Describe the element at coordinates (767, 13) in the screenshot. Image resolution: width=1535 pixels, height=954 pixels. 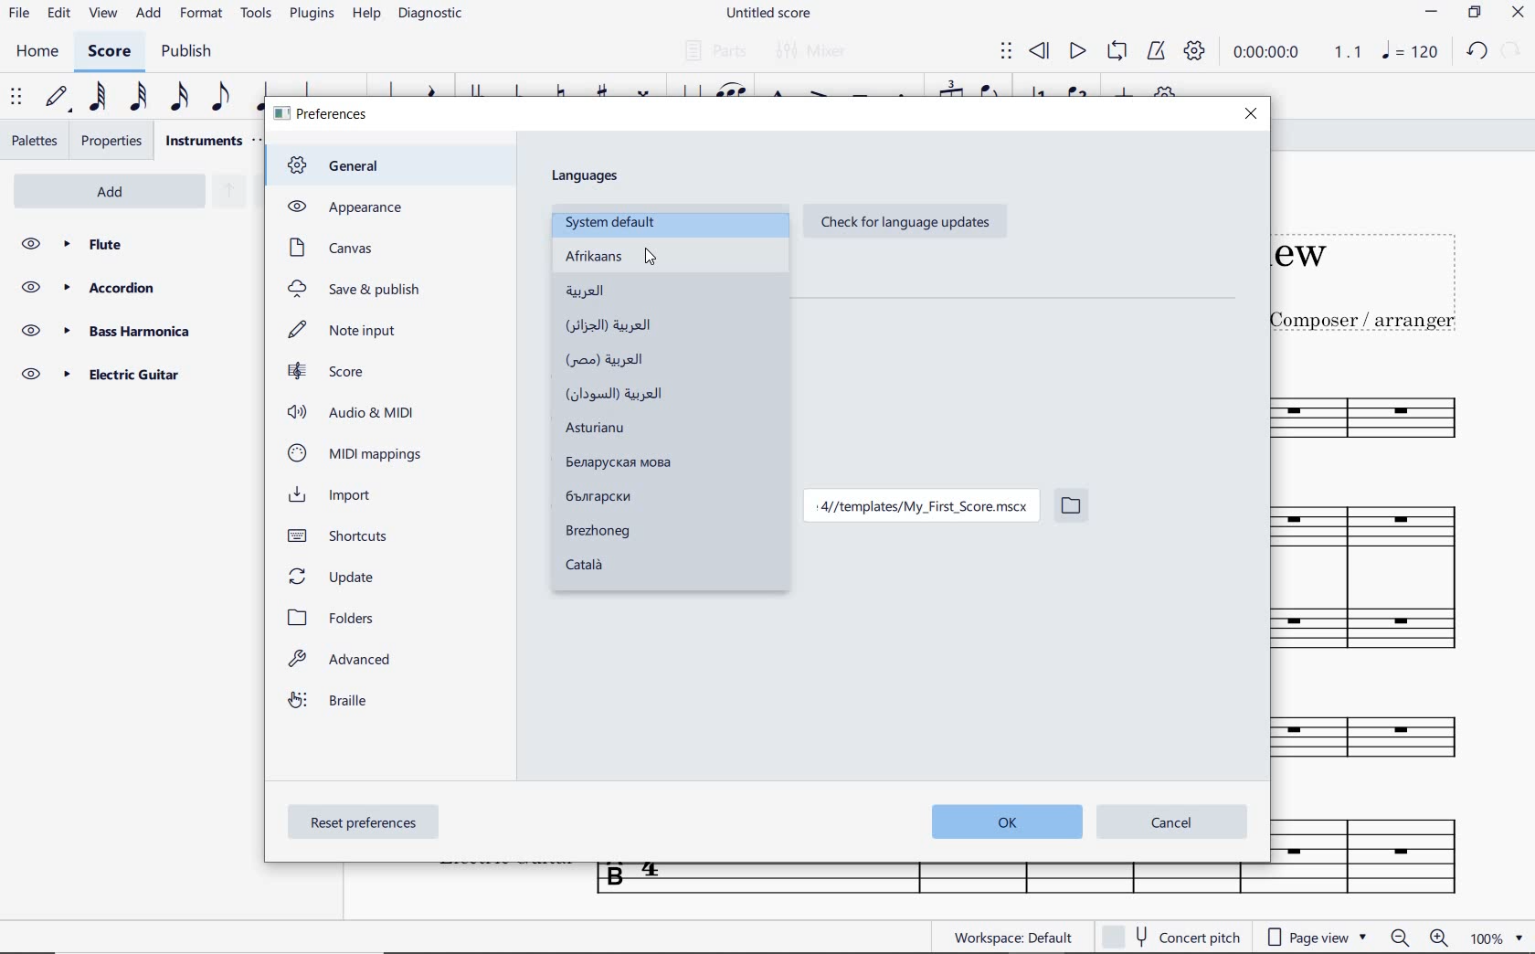
I see `file name` at that location.